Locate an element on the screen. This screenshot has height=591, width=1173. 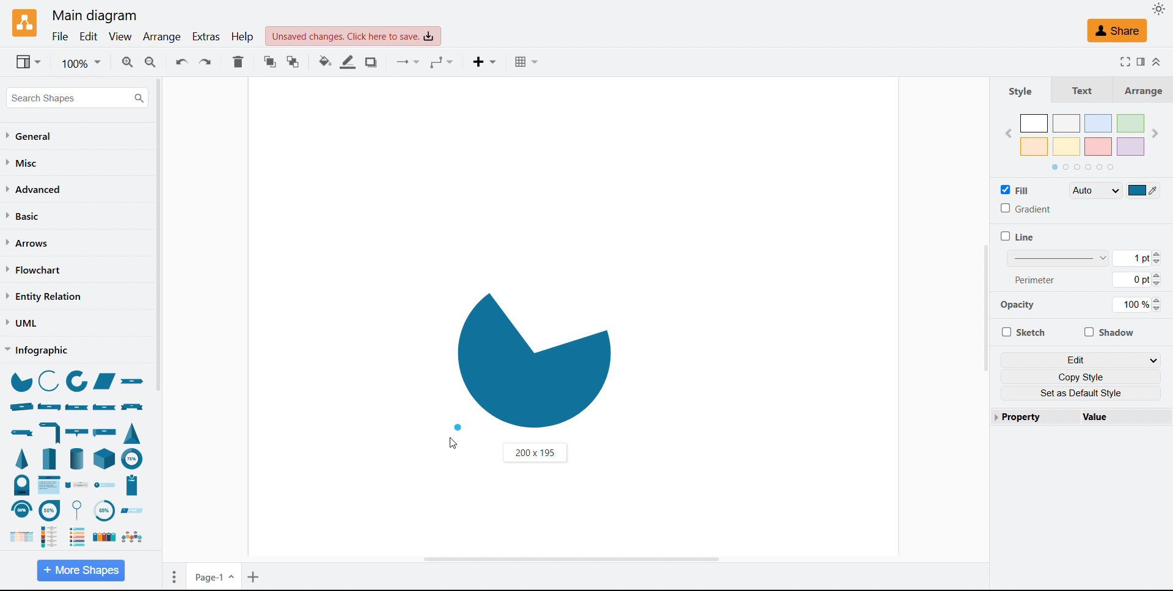
opacity is located at coordinates (1022, 307).